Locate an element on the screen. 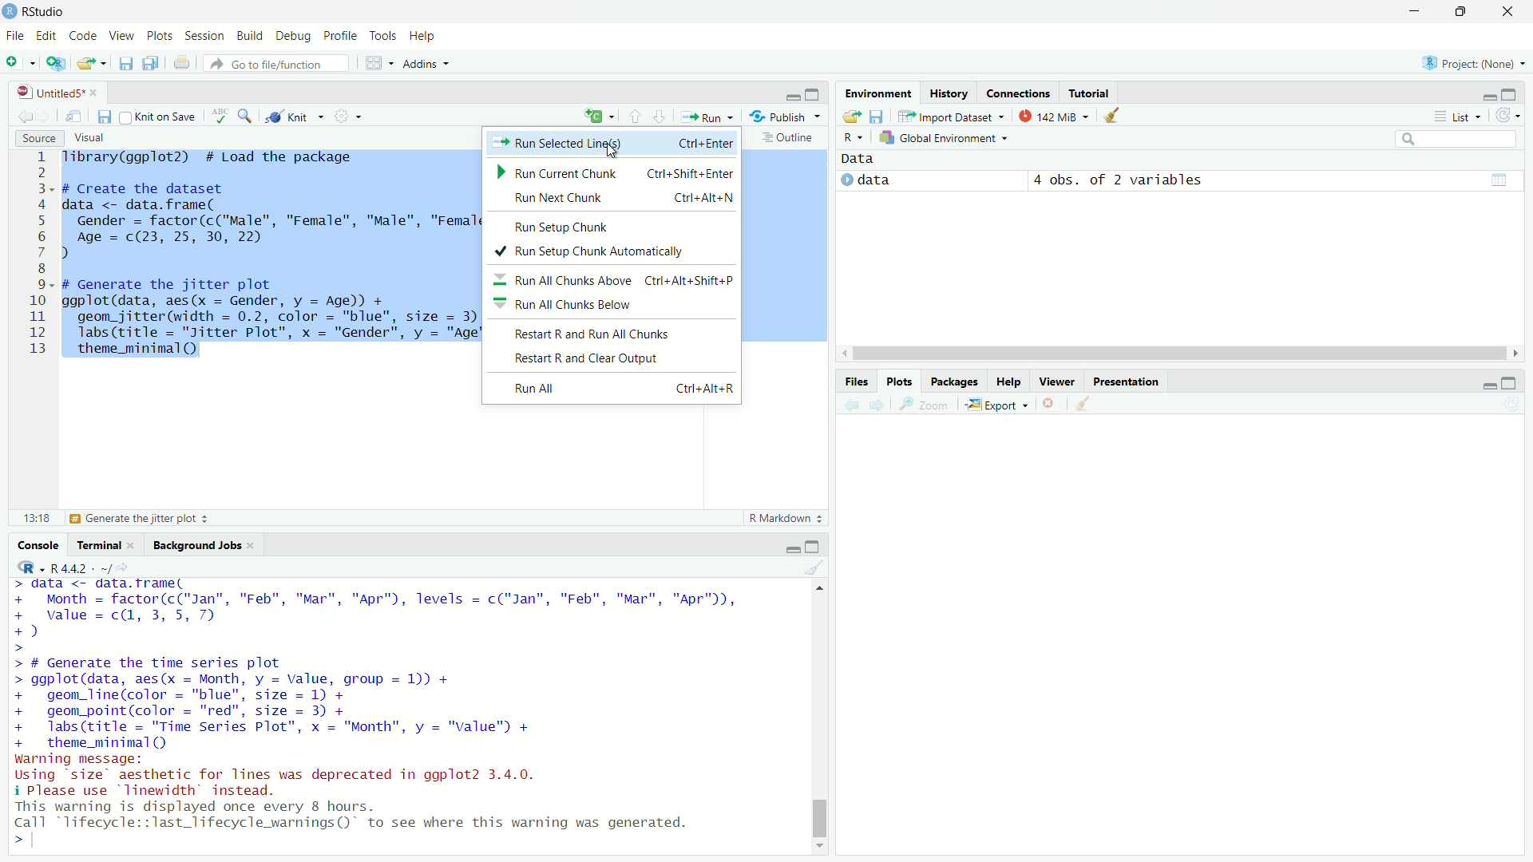 The image size is (1533, 862). tutorial is located at coordinates (1094, 93).